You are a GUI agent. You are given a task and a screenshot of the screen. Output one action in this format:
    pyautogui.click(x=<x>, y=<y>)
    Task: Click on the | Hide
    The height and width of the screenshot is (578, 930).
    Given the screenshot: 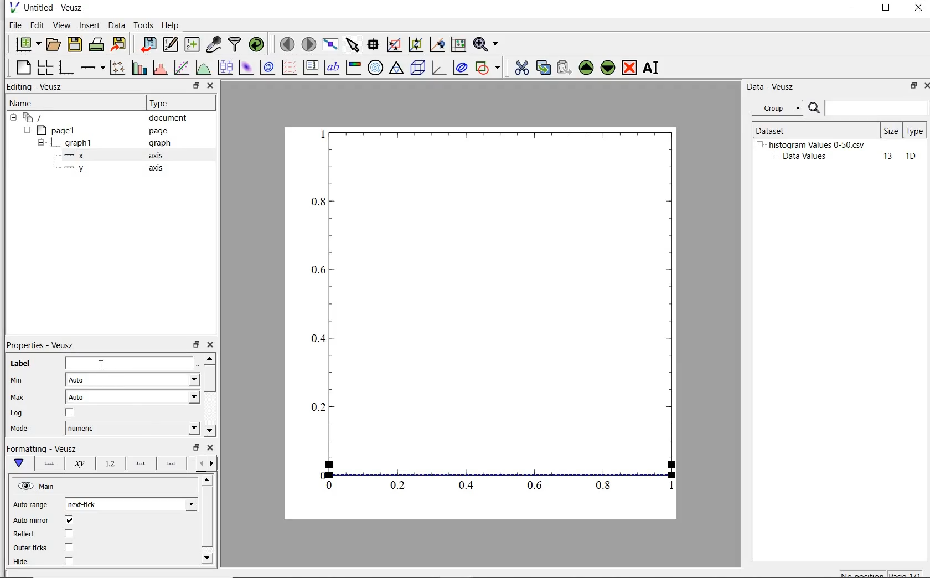 What is the action you would take?
    pyautogui.click(x=20, y=562)
    